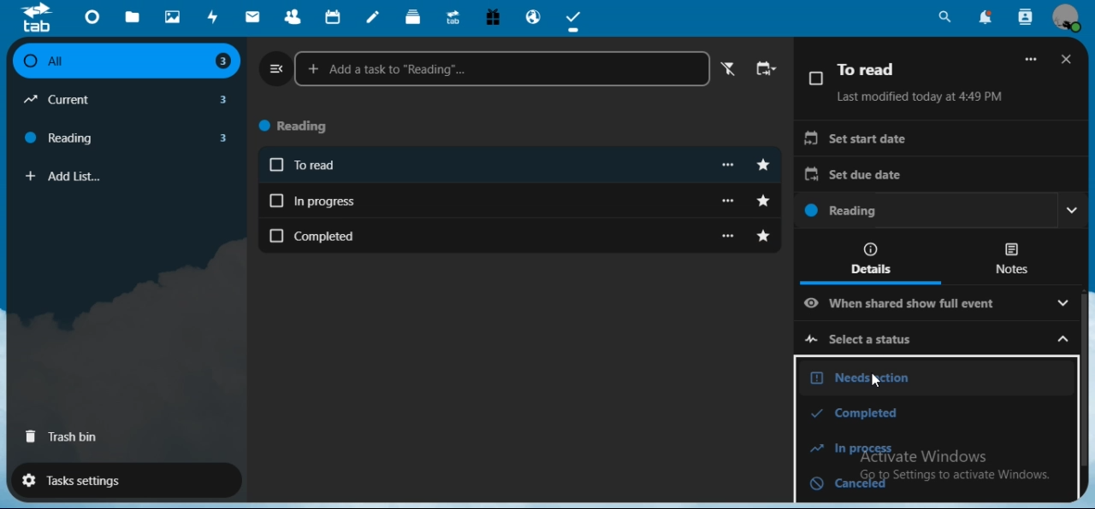 The image size is (1095, 509). I want to click on activity, so click(210, 18).